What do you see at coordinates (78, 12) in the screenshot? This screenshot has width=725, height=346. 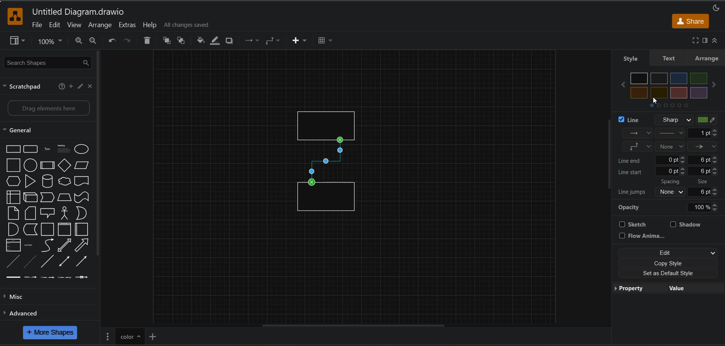 I see `file name and app title` at bounding box center [78, 12].